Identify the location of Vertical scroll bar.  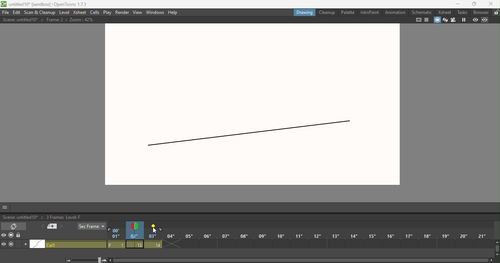
(496, 249).